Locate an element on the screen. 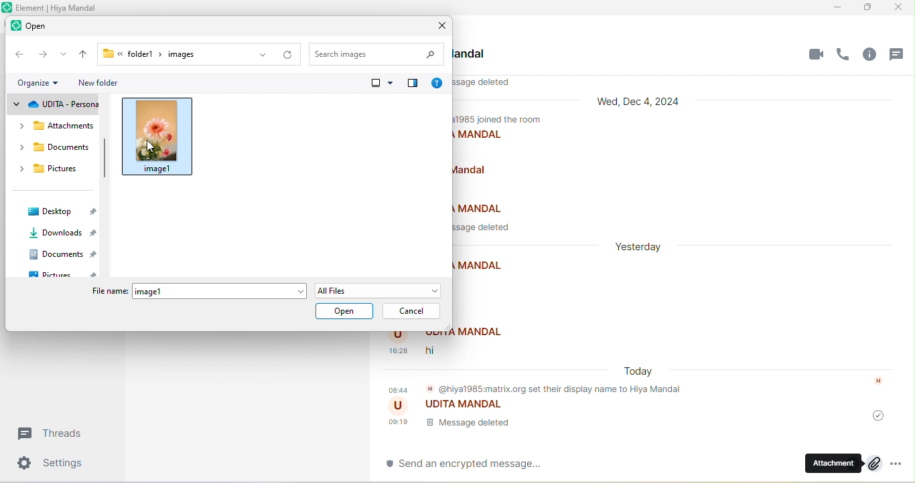 The height and width of the screenshot is (483, 915). attachment is located at coordinates (844, 463).